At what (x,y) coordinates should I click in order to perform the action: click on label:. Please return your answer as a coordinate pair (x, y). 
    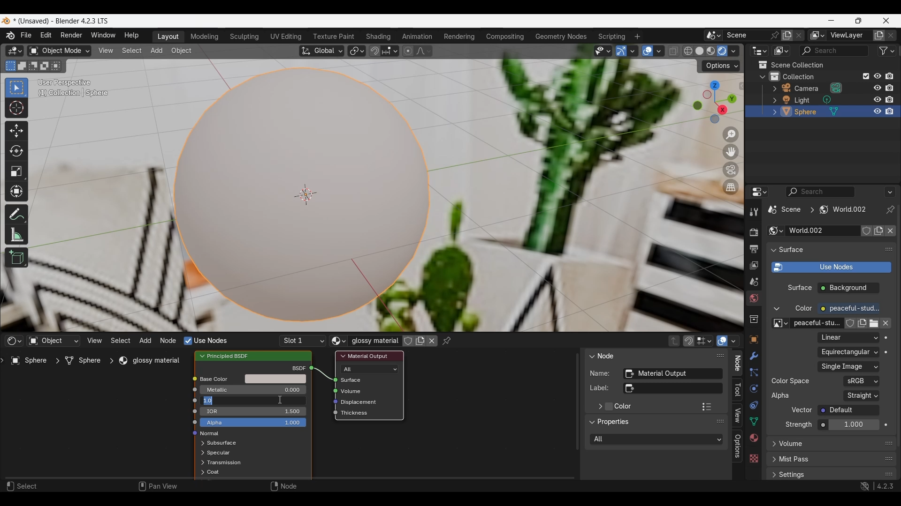
    Looking at the image, I should click on (600, 388).